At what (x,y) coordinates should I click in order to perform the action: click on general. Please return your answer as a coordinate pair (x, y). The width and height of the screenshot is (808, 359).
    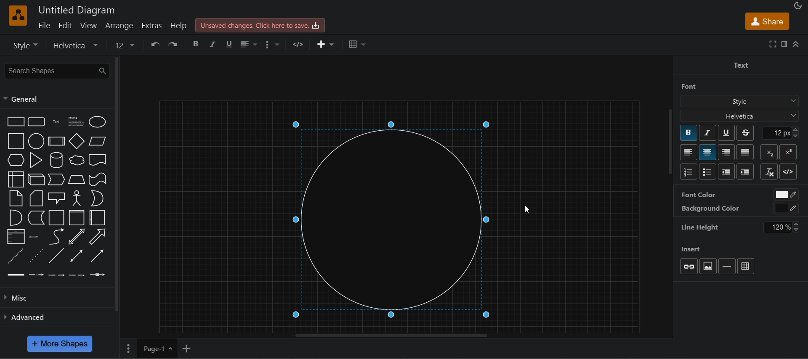
    Looking at the image, I should click on (21, 100).